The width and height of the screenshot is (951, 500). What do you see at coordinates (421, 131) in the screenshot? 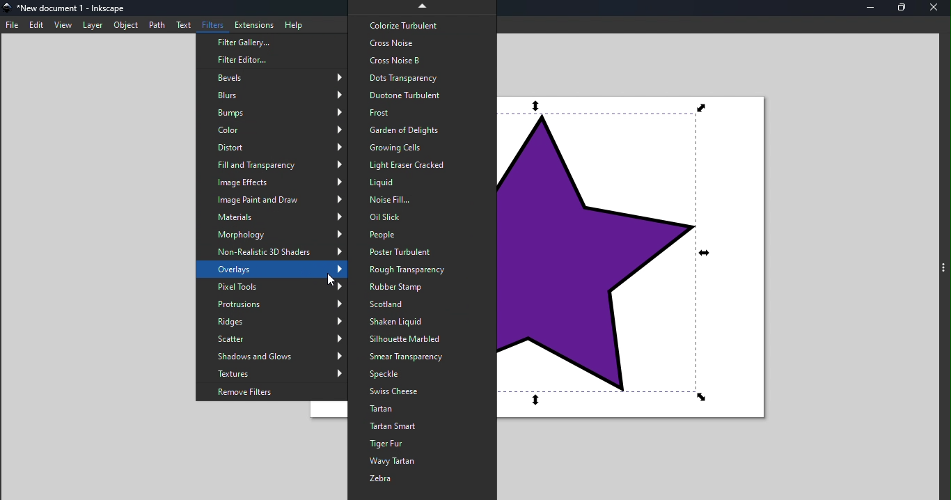
I see `Garden of delights` at bounding box center [421, 131].